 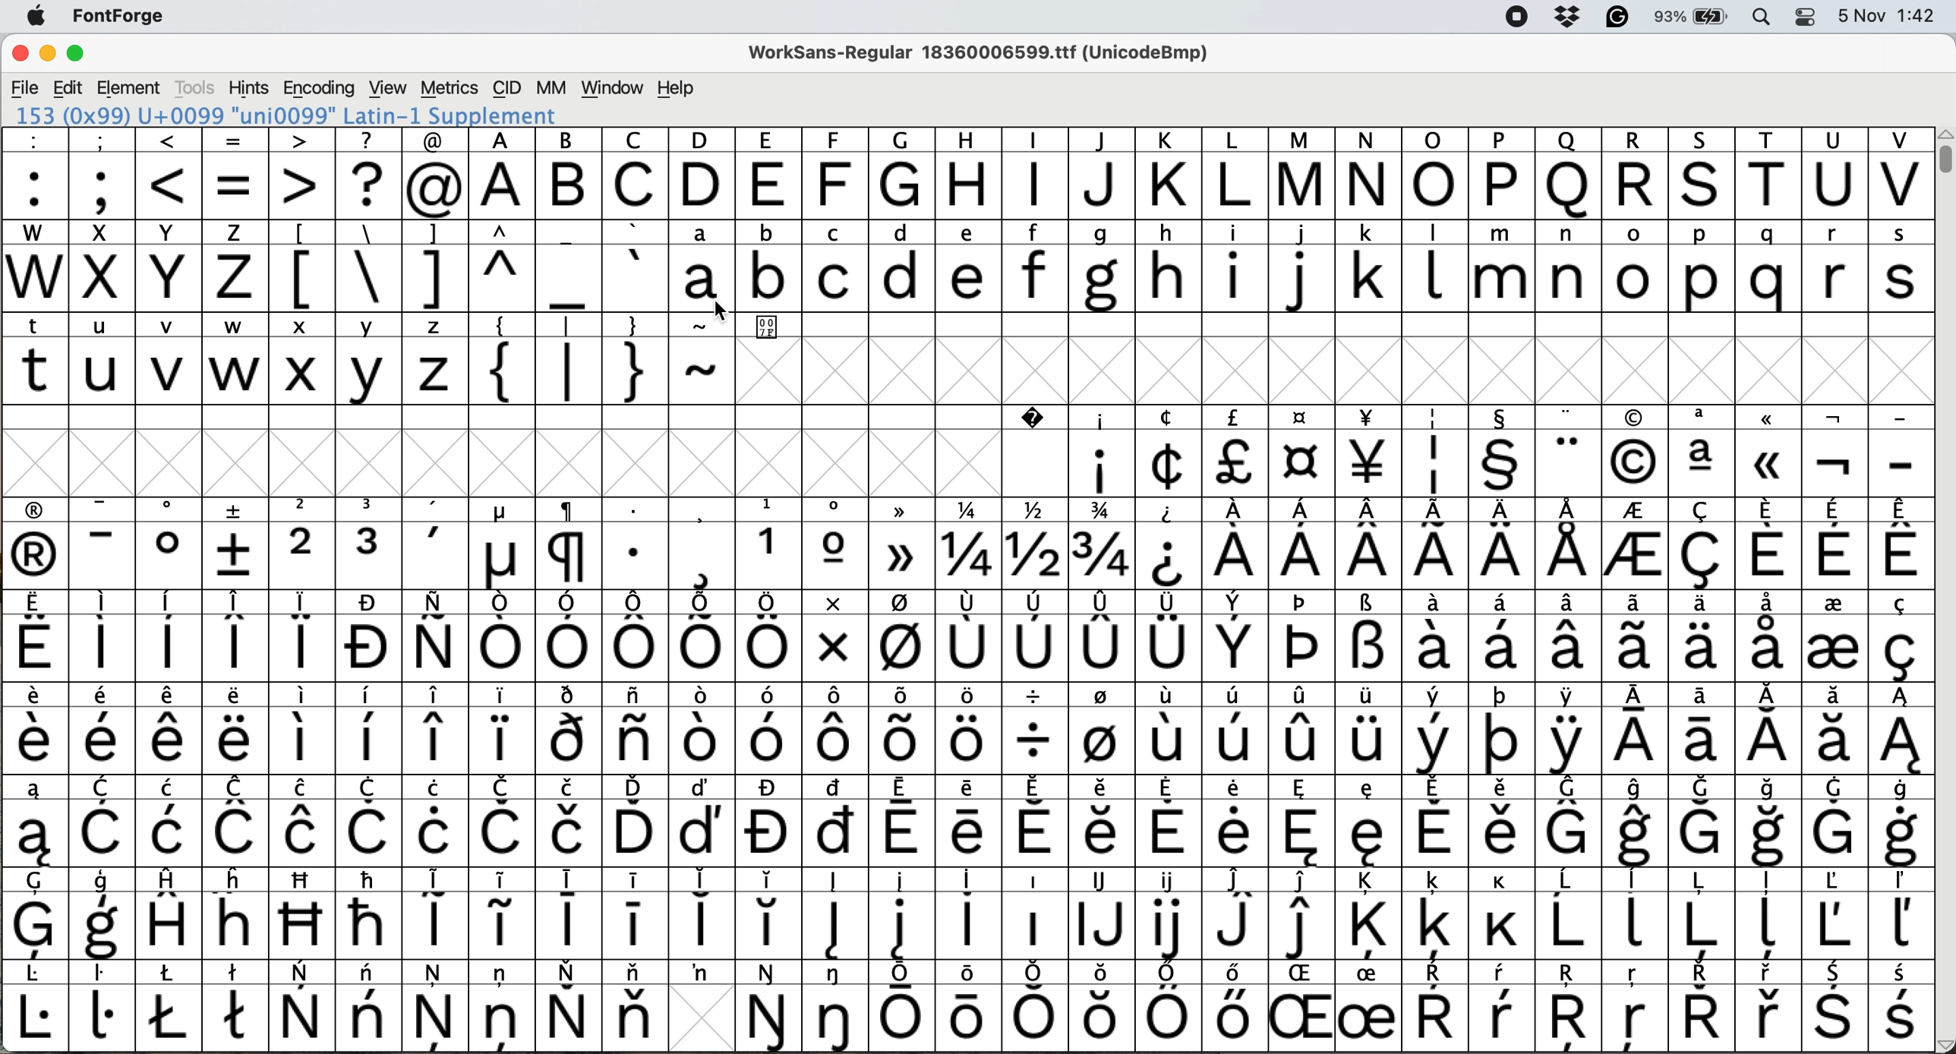 What do you see at coordinates (1701, 913) in the screenshot?
I see `symbol` at bounding box center [1701, 913].